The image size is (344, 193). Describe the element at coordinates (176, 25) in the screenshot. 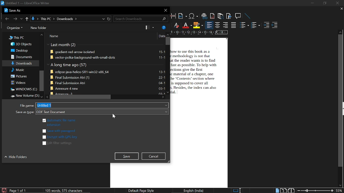

I see `eraser` at that location.